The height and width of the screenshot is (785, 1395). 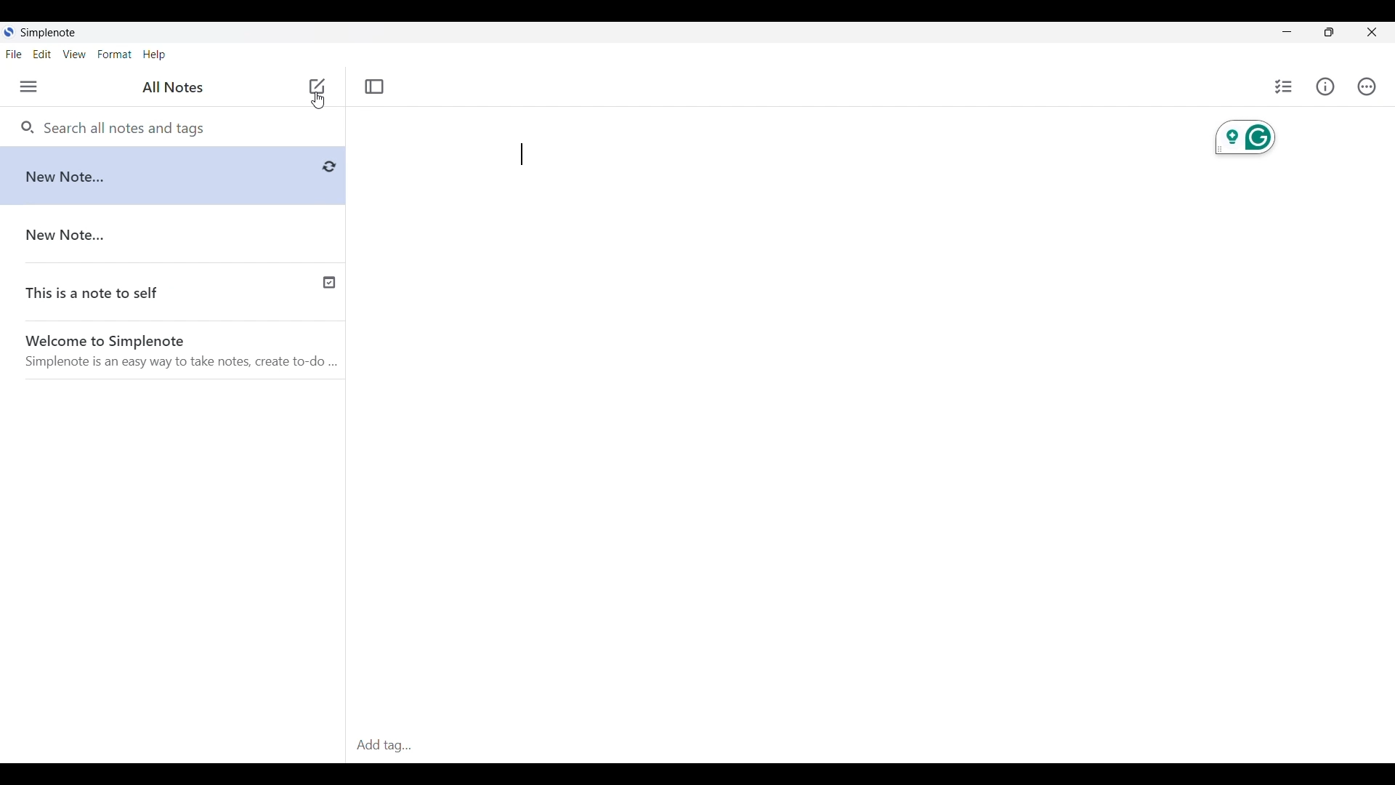 What do you see at coordinates (14, 54) in the screenshot?
I see `File menu` at bounding box center [14, 54].